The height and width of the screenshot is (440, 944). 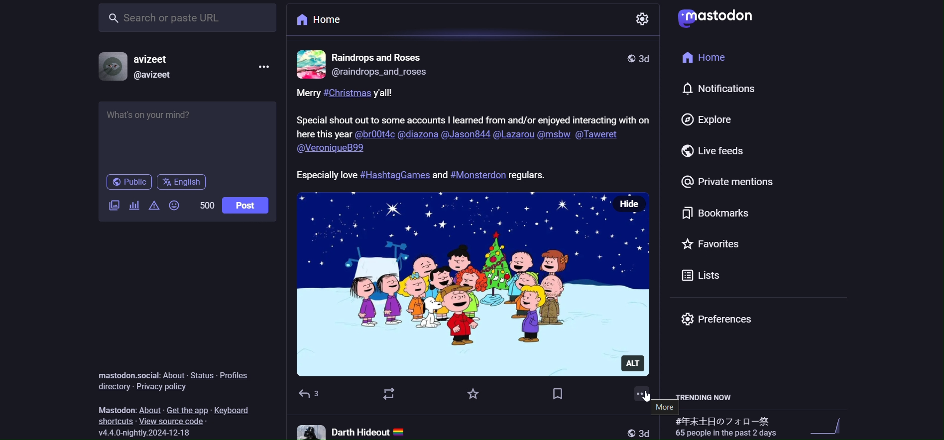 I want to click on name, so click(x=380, y=57).